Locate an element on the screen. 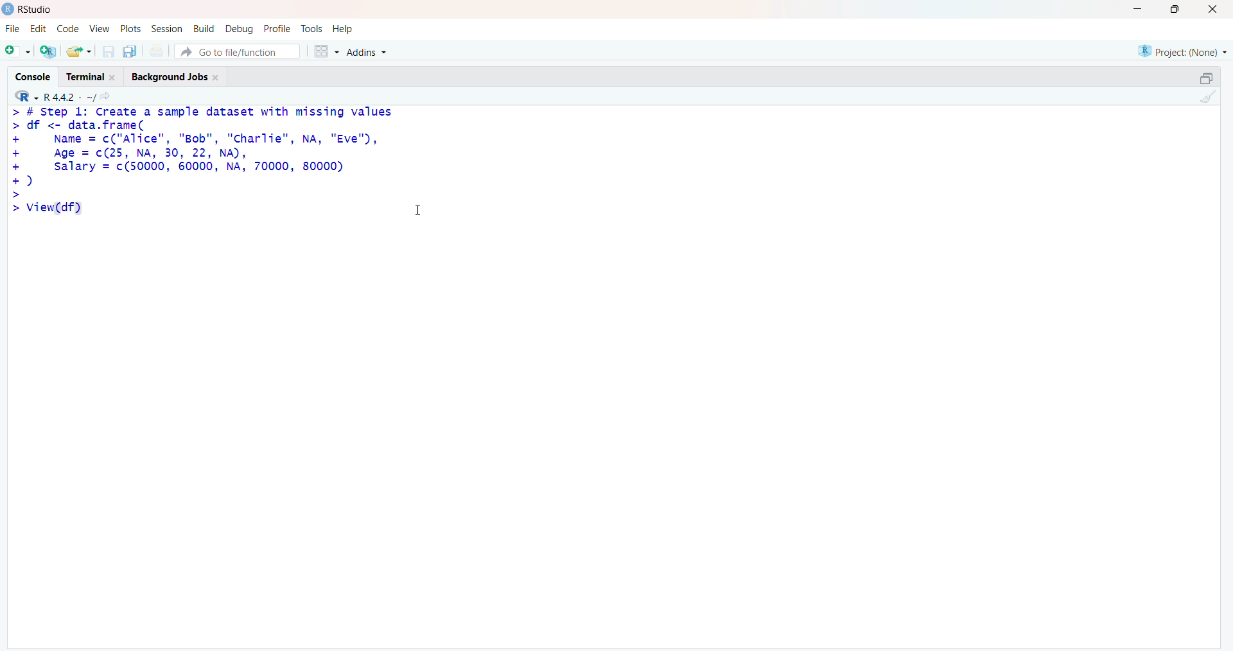 The image size is (1233, 651). New File is located at coordinates (17, 51).